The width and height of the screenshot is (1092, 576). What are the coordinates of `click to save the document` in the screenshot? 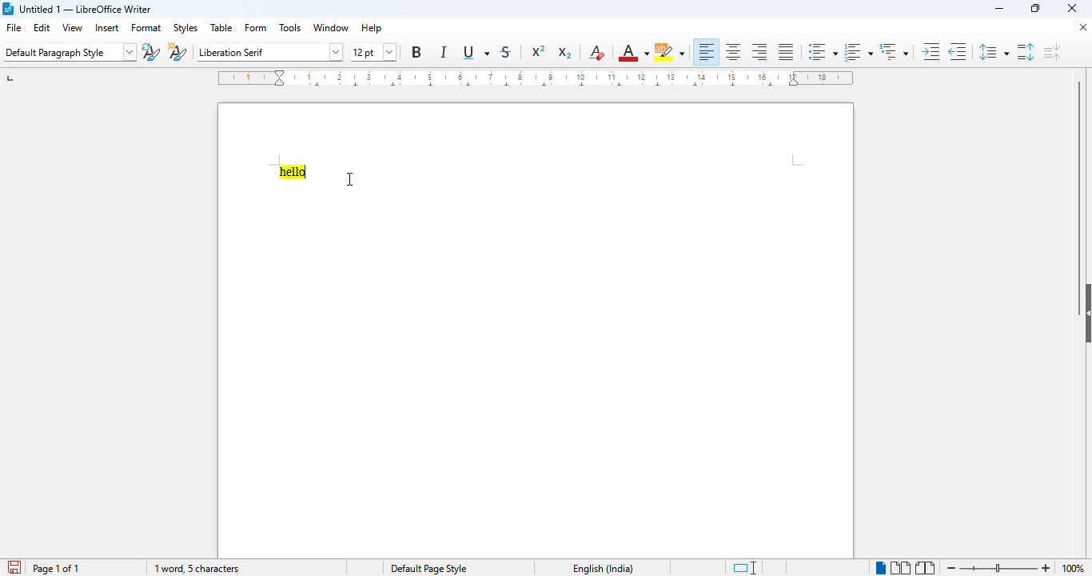 It's located at (15, 567).